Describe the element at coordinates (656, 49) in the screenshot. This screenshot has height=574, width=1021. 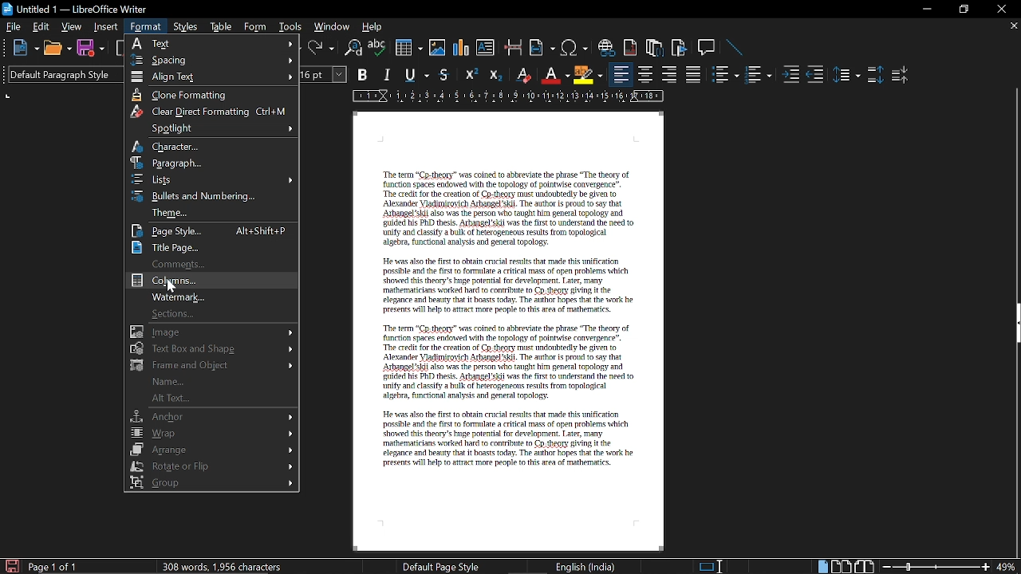
I see `Insert footnote` at that location.